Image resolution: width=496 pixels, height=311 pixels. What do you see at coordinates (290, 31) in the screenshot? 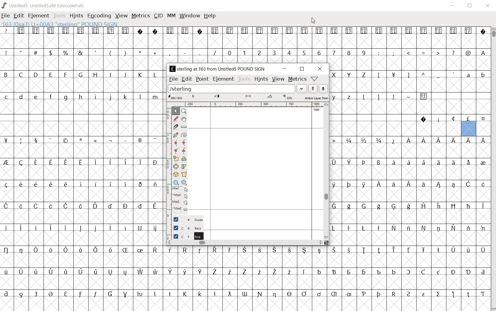
I see `Symbol` at bounding box center [290, 31].